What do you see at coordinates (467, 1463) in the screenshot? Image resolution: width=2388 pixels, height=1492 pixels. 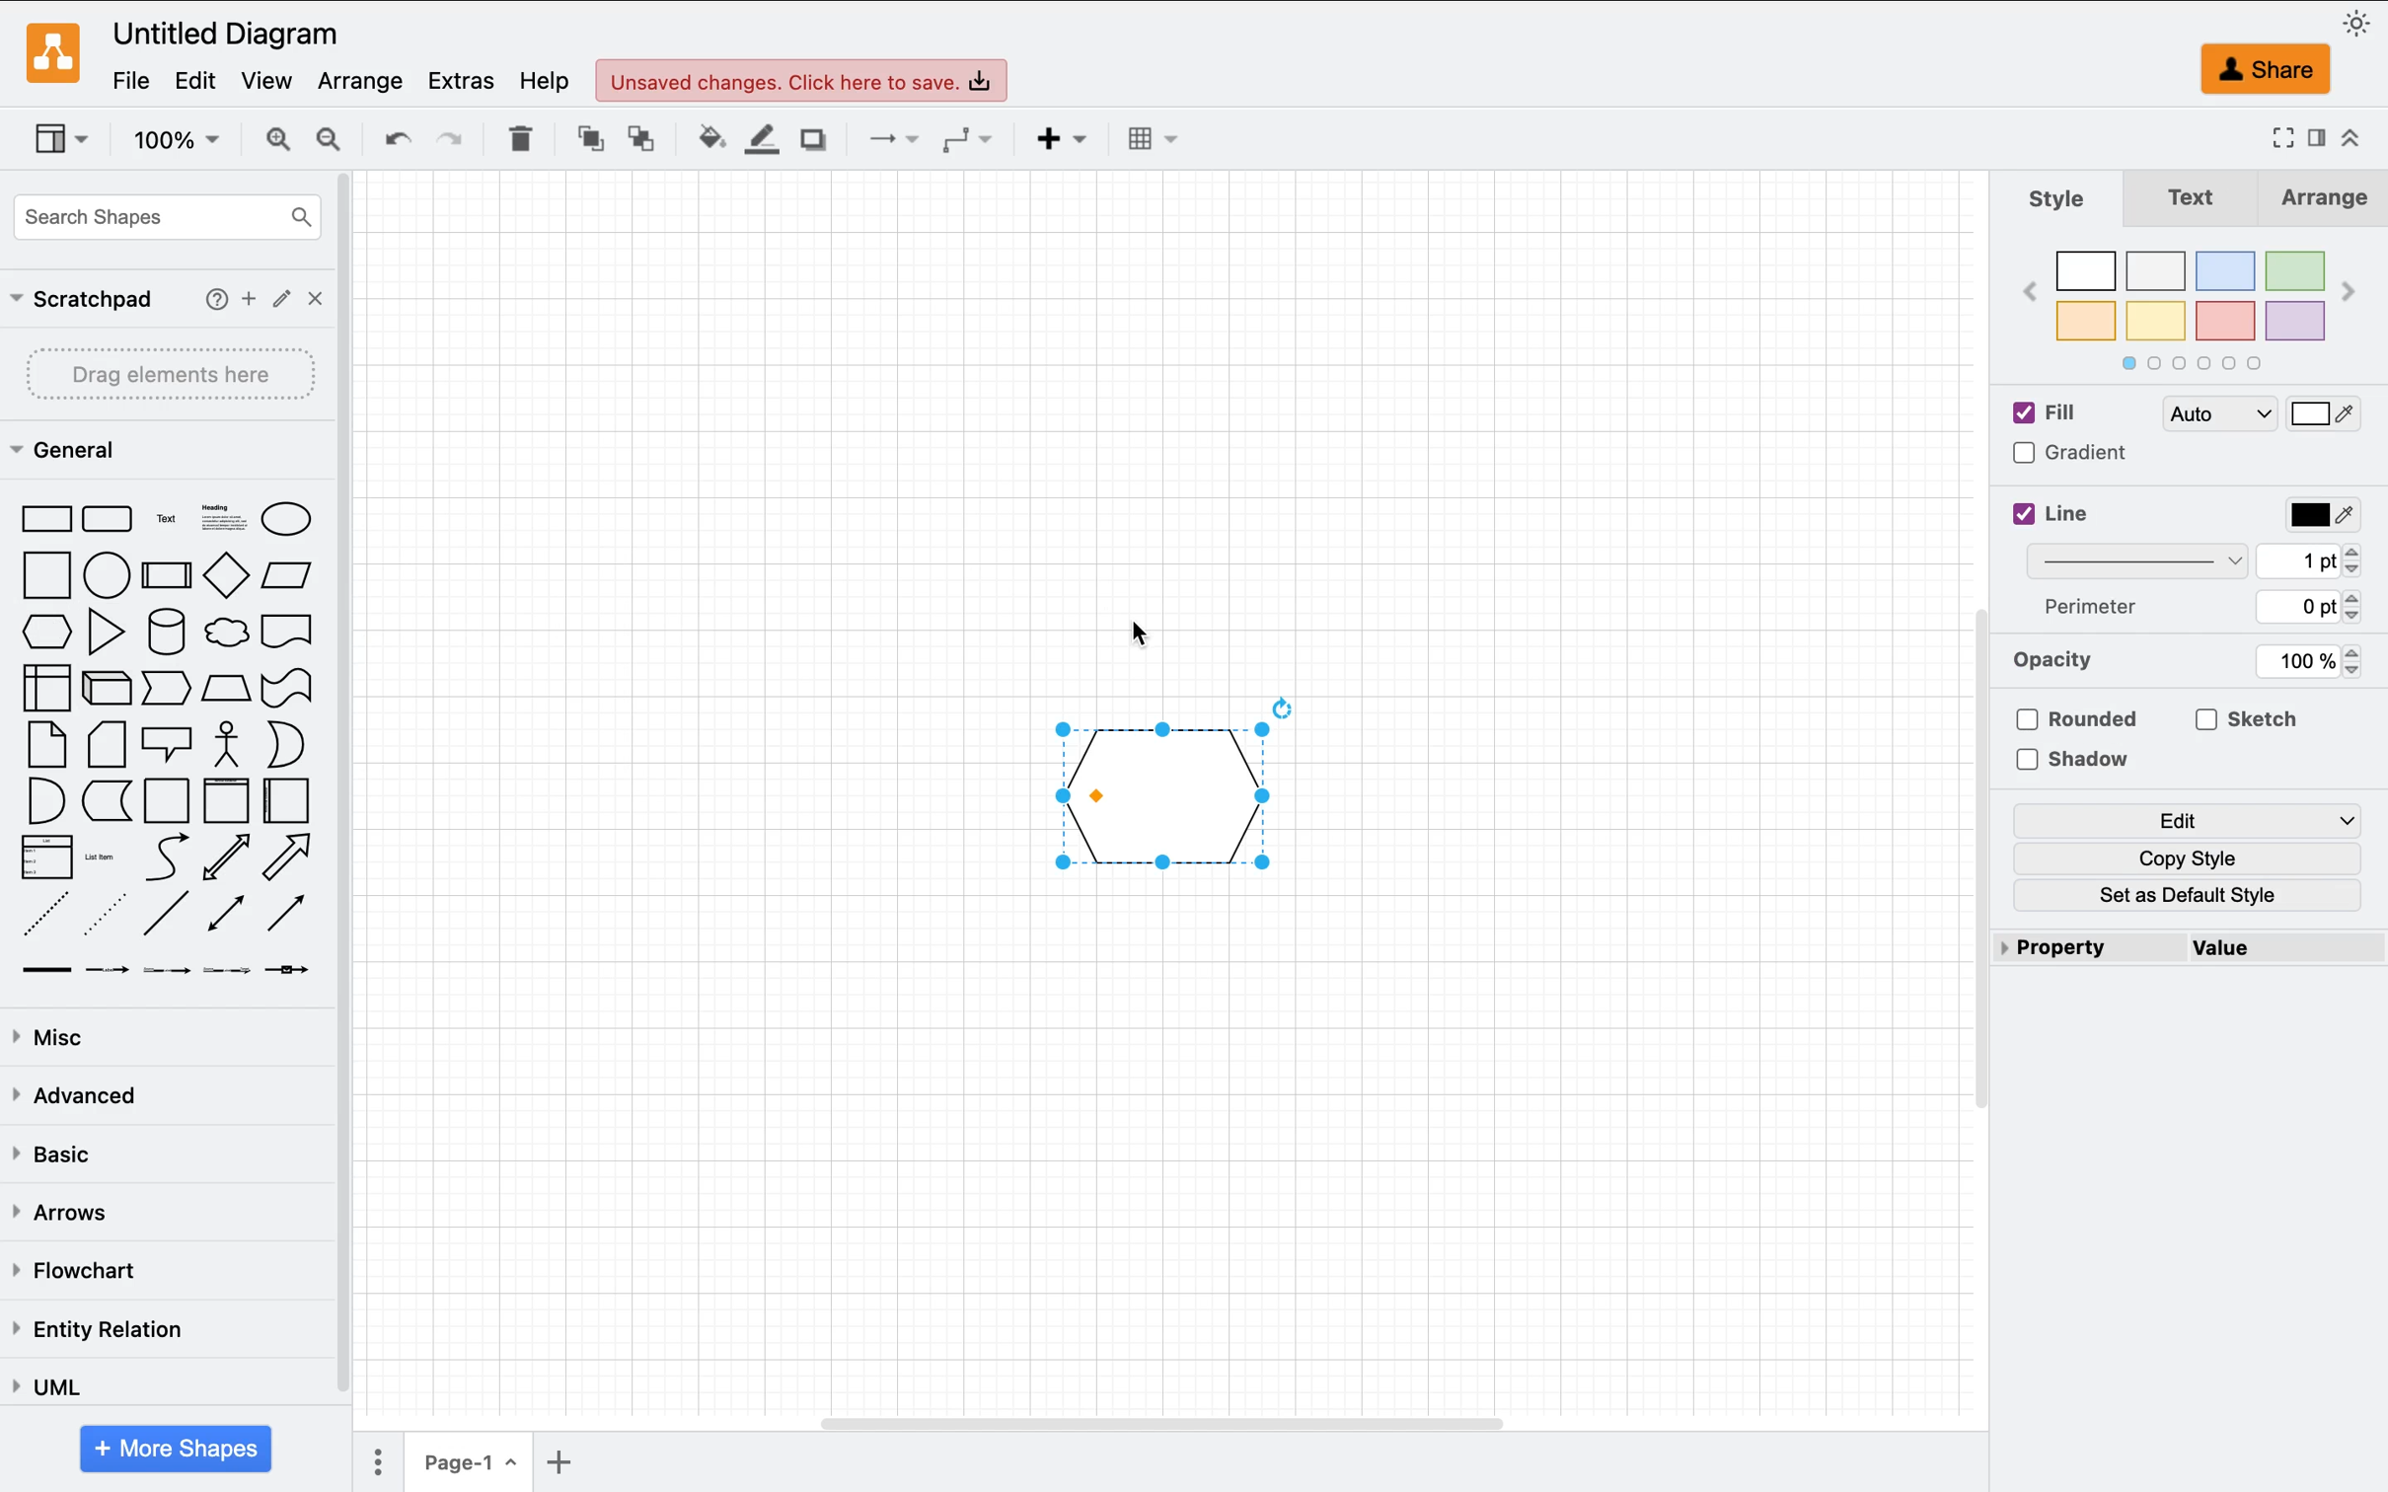 I see `page 1` at bounding box center [467, 1463].